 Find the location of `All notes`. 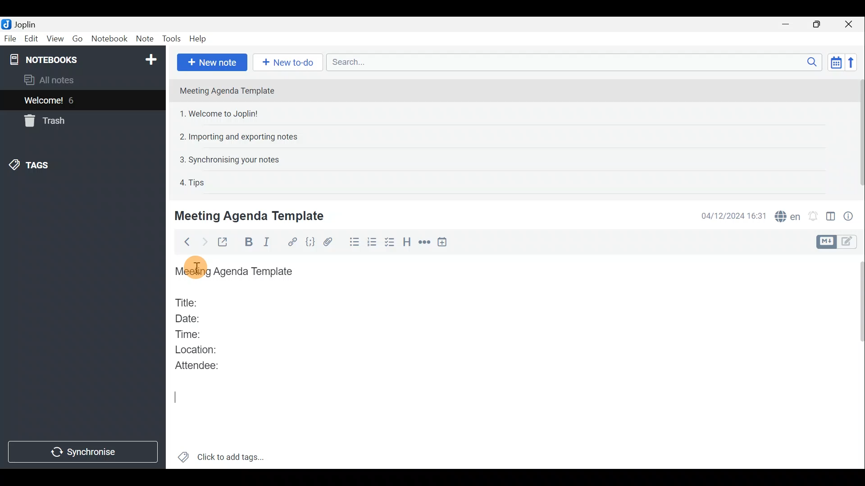

All notes is located at coordinates (64, 80).